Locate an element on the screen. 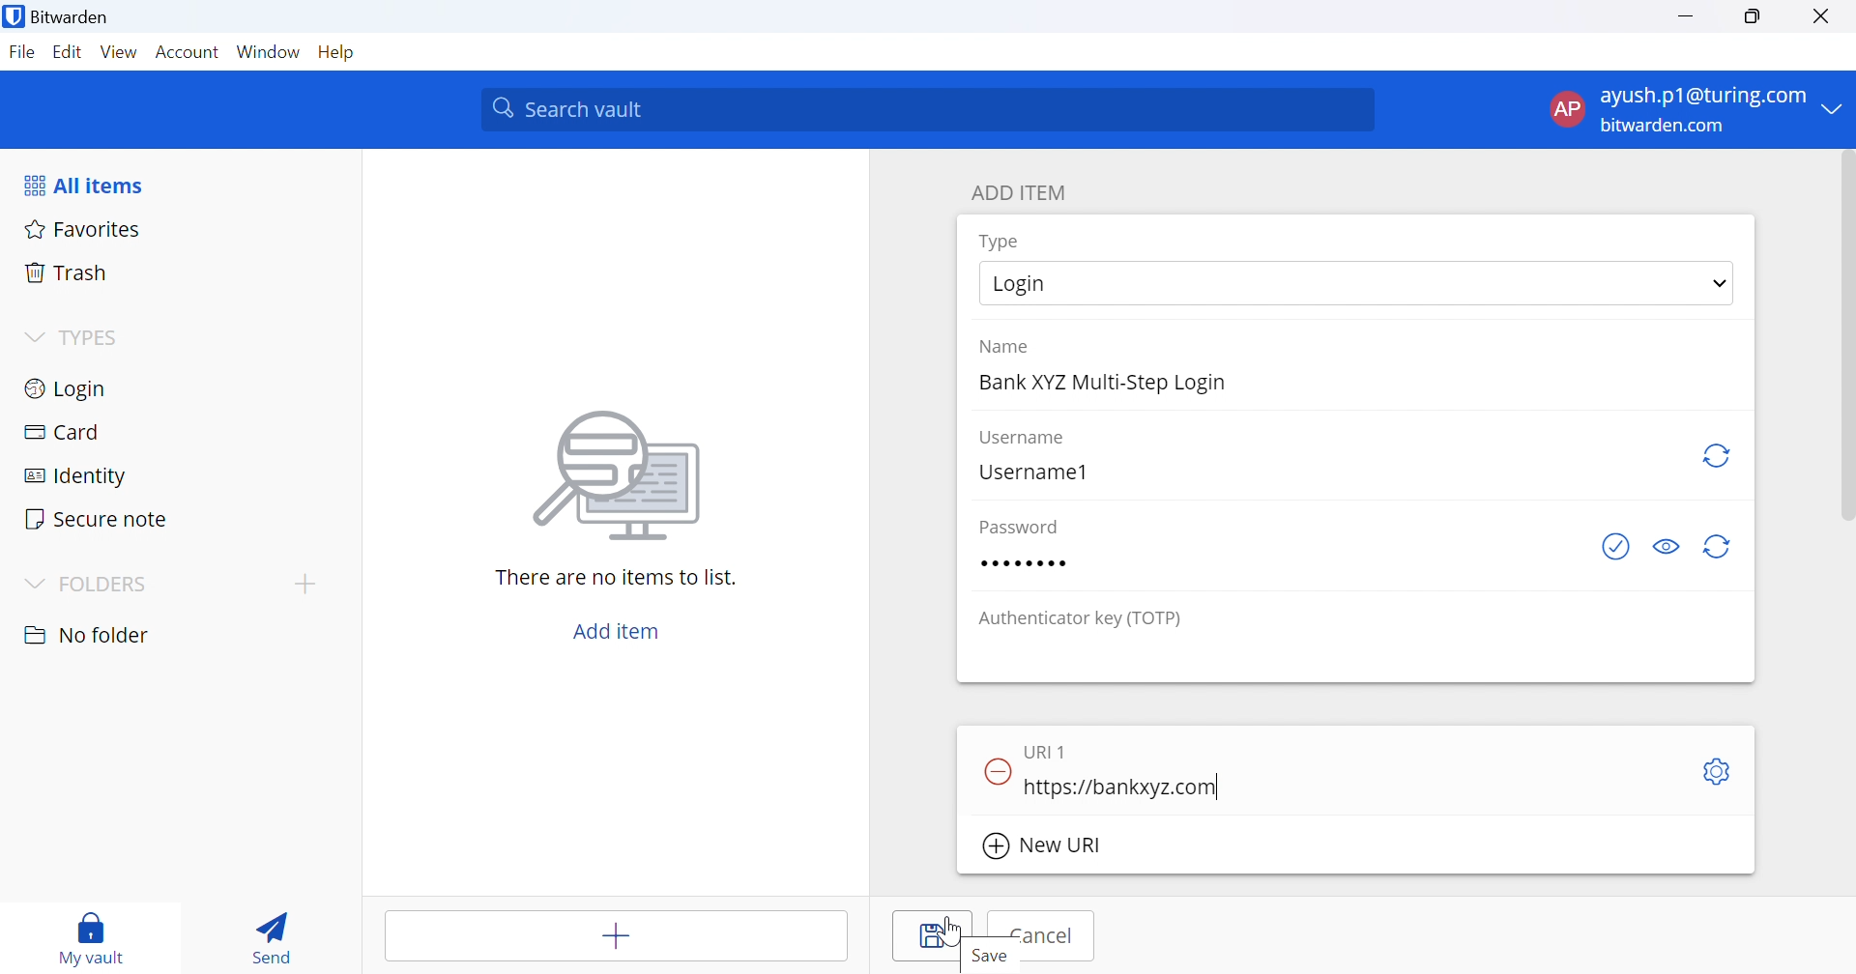  Drop Down is located at coordinates (1716, 285).